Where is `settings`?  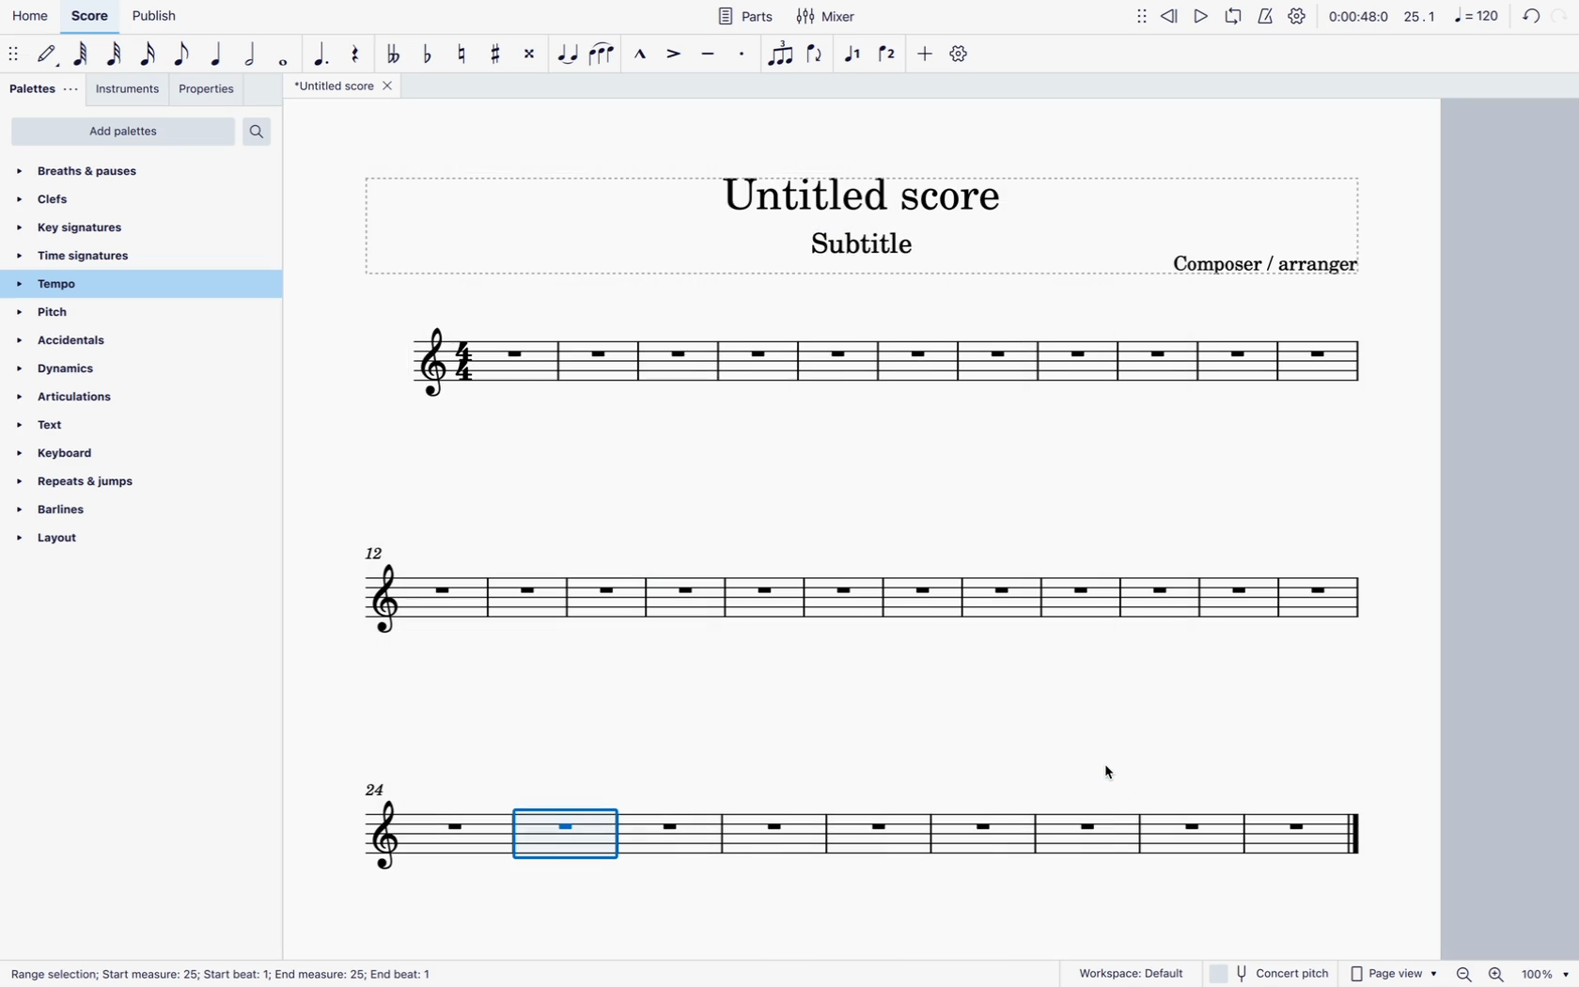
settings is located at coordinates (1297, 18).